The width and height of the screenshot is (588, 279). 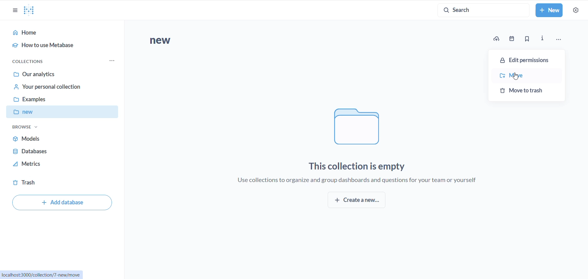 I want to click on our analytics , so click(x=58, y=74).